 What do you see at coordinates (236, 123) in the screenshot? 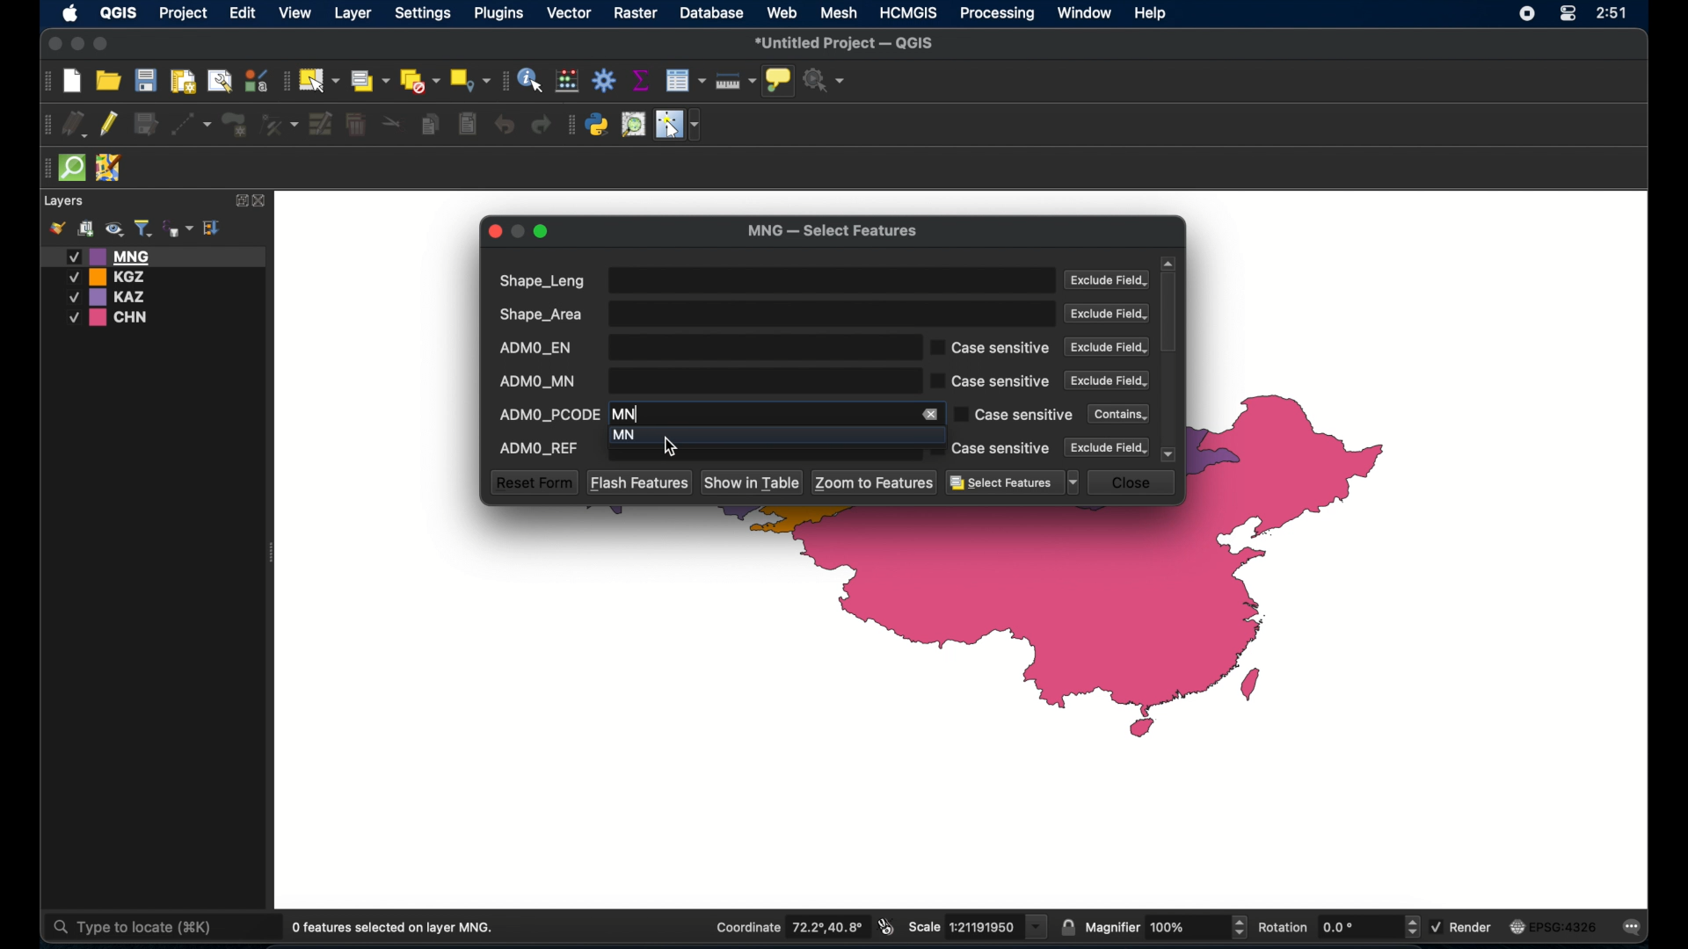
I see `add polygon feature` at bounding box center [236, 123].